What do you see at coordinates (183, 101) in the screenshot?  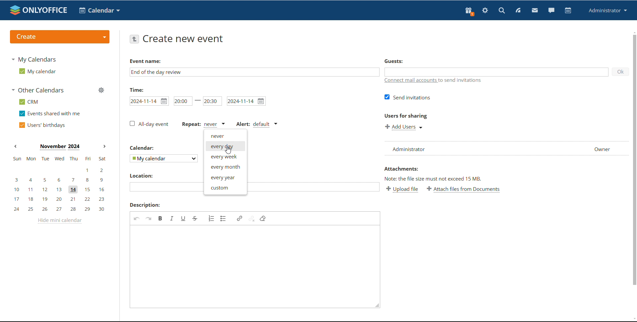 I see `start time set` at bounding box center [183, 101].